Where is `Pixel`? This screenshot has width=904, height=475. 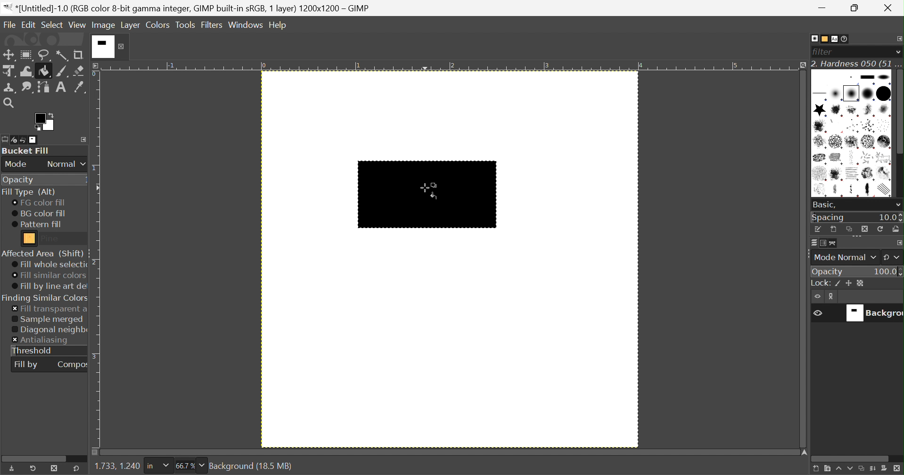 Pixel is located at coordinates (851, 77).